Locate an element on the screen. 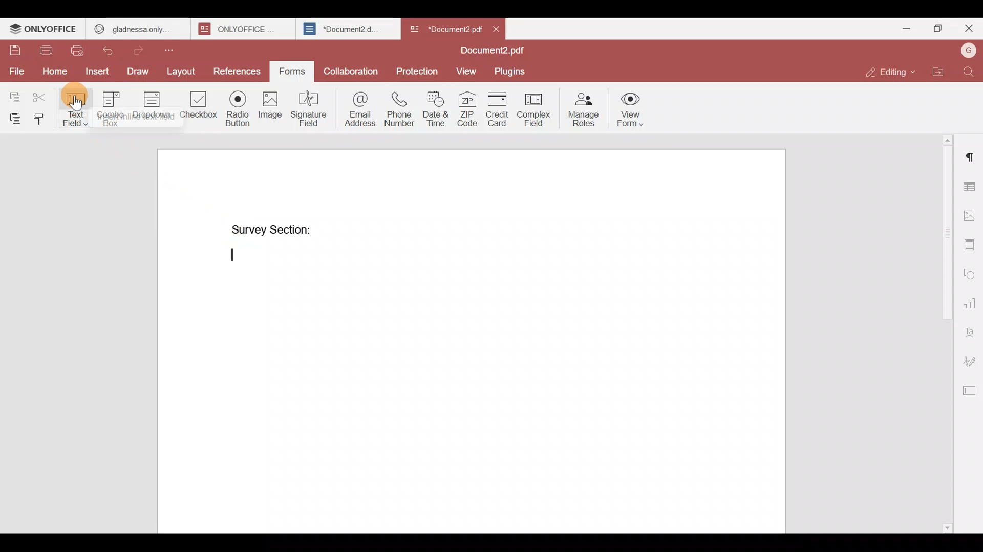  ONLYOFFICE is located at coordinates (44, 29).